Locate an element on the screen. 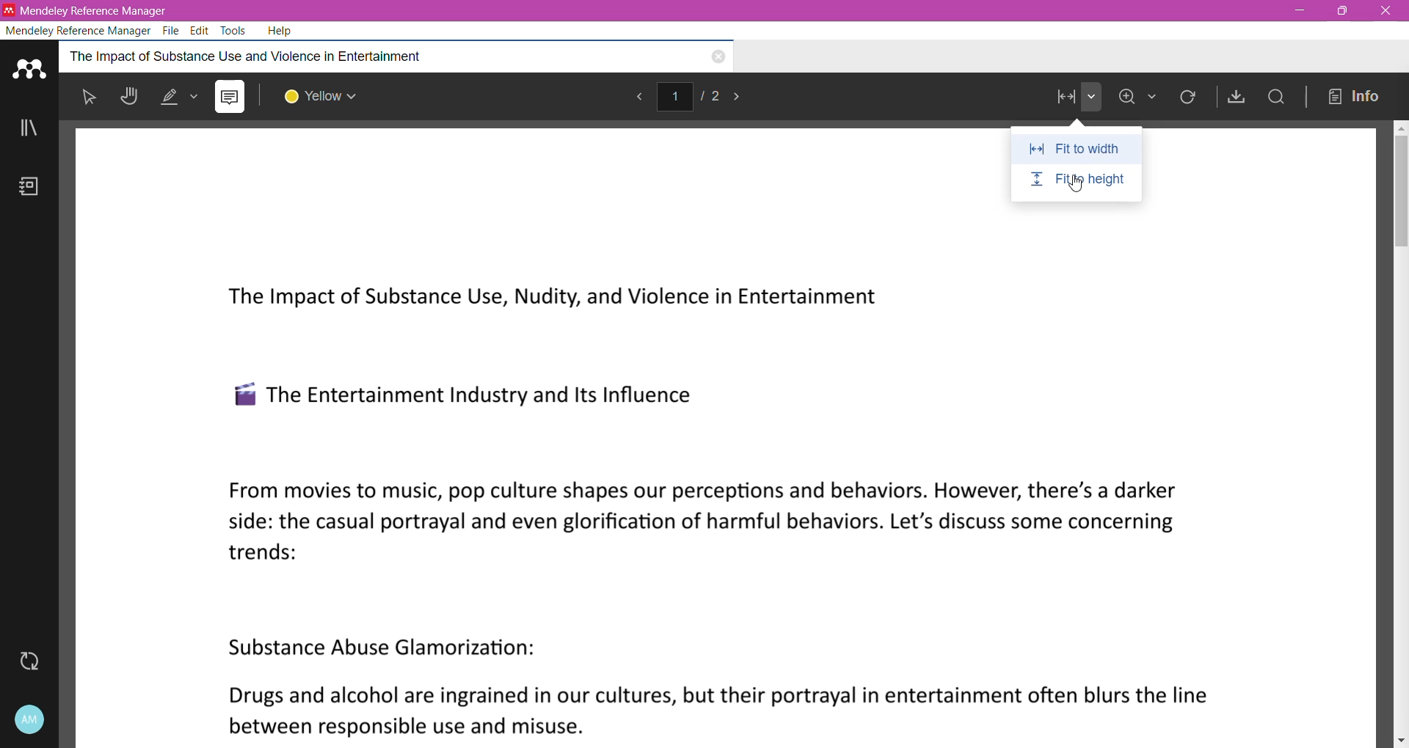  Minimize is located at coordinates (1300, 11).